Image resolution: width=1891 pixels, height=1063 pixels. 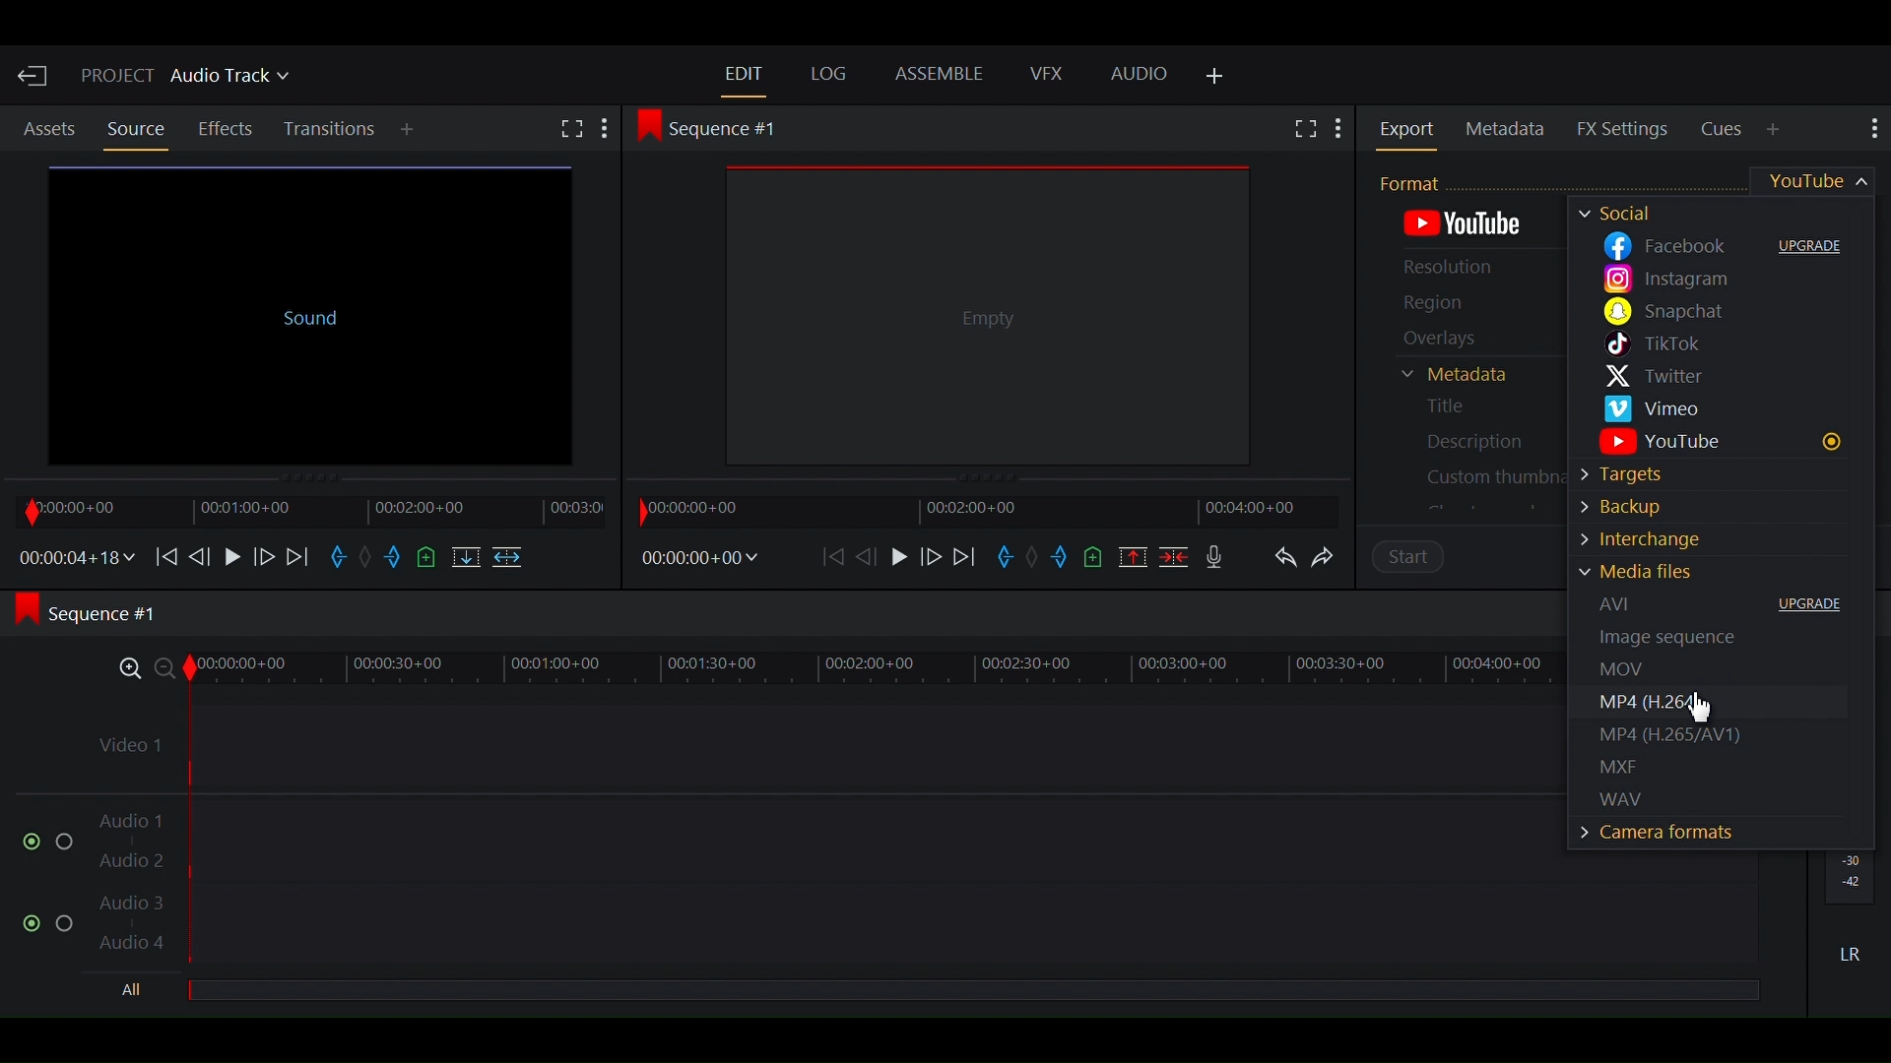 I want to click on LR, so click(x=1858, y=954).